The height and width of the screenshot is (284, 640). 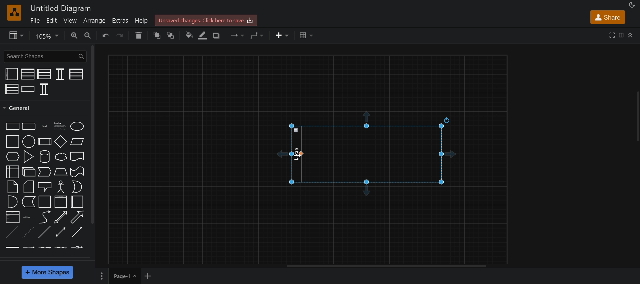 I want to click on internal storage, so click(x=13, y=172).